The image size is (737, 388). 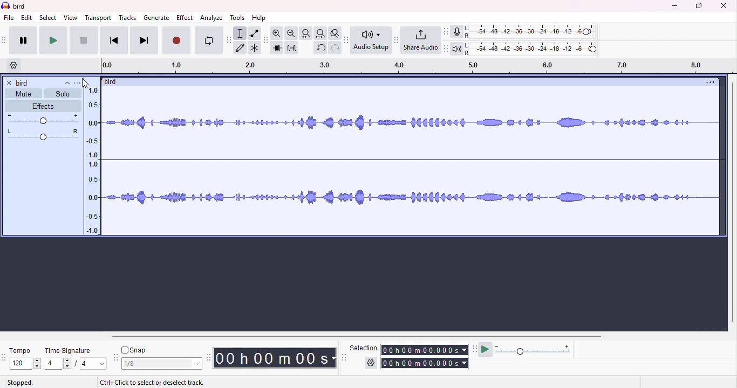 I want to click on transport, so click(x=98, y=18).